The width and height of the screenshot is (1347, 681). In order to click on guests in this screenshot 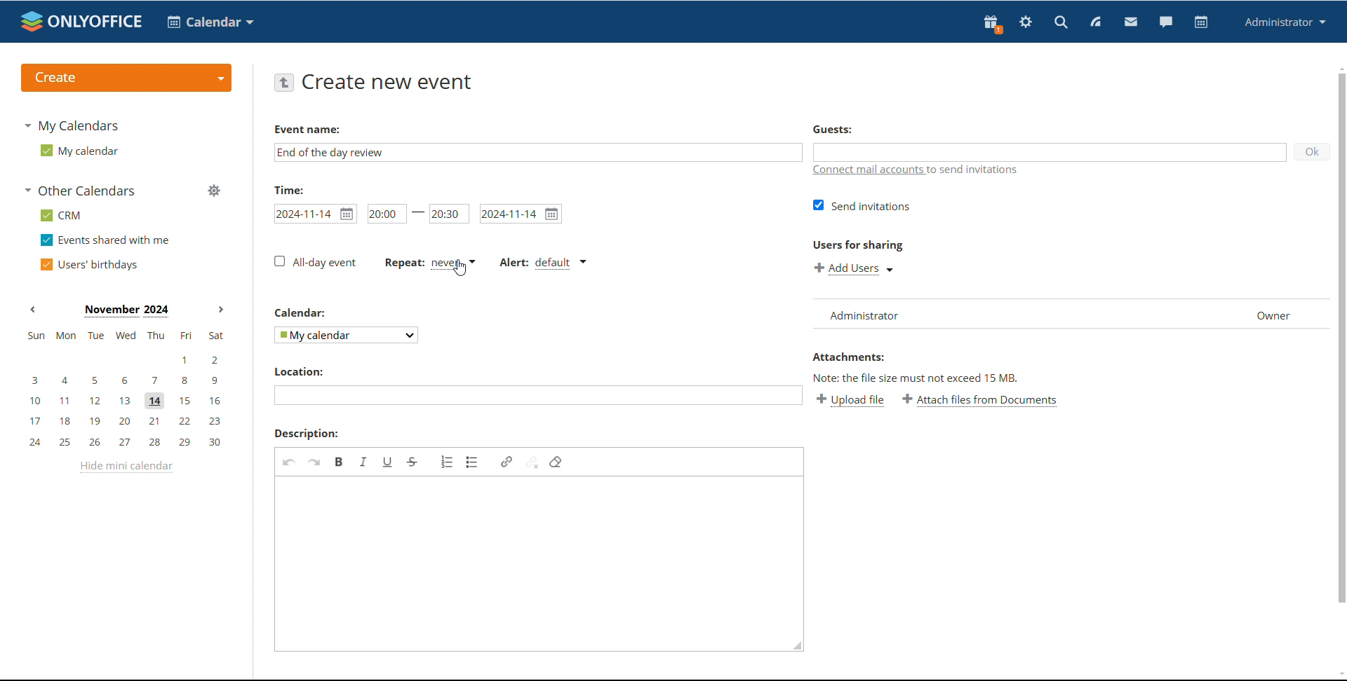, I will do `click(832, 128)`.